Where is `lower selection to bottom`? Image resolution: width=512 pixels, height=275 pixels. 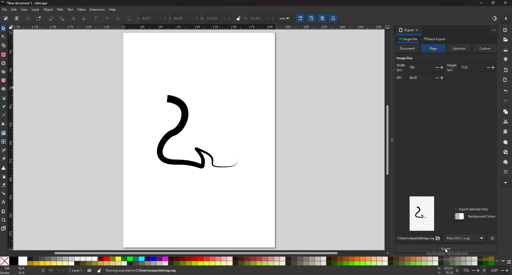
lower selection to bottom is located at coordinates (129, 18).